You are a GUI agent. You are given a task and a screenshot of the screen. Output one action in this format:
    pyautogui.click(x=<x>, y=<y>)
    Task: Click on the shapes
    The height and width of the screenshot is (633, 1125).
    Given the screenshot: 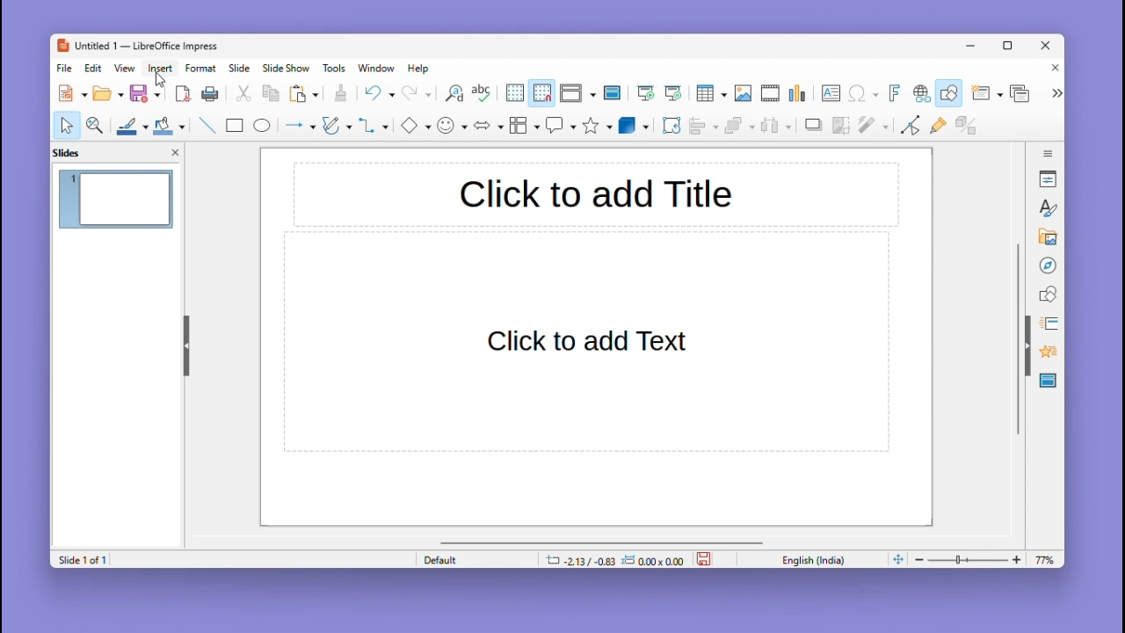 What is the action you would take?
    pyautogui.click(x=1048, y=293)
    